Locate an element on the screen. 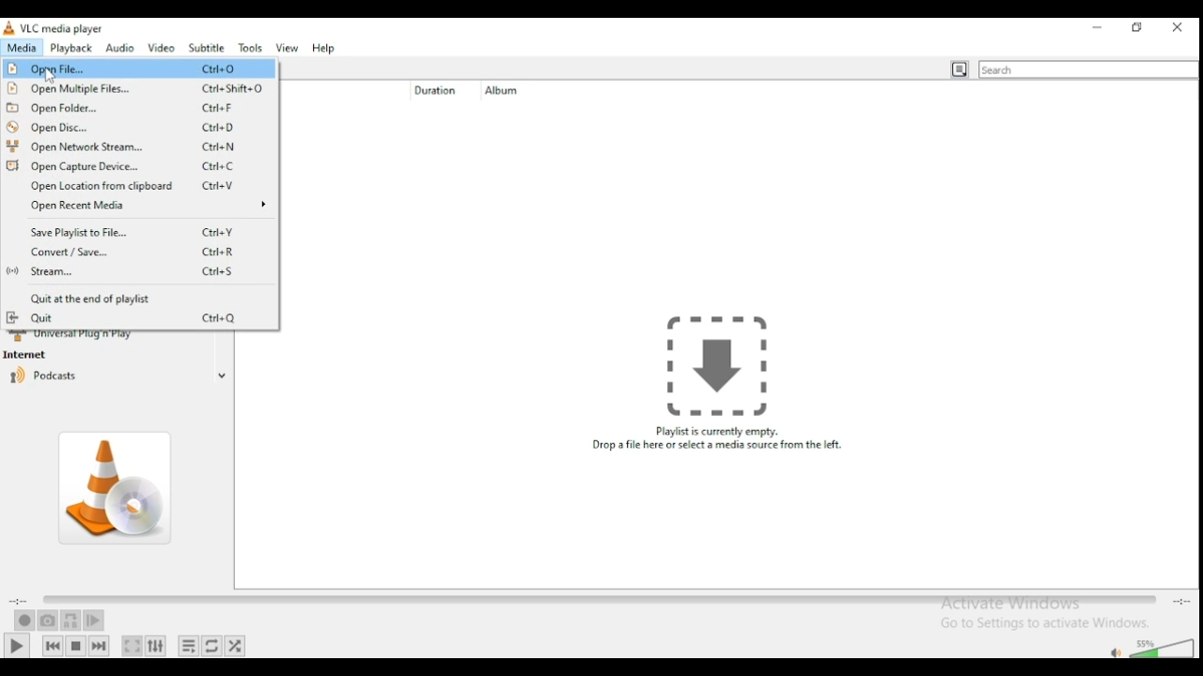 The image size is (1203, 676). toggle video in fullscreen is located at coordinates (132, 647).